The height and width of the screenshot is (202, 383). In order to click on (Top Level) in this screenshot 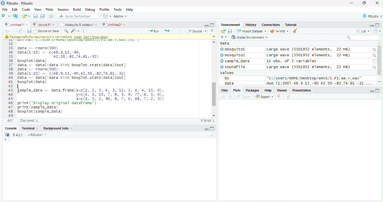, I will do `click(29, 121)`.